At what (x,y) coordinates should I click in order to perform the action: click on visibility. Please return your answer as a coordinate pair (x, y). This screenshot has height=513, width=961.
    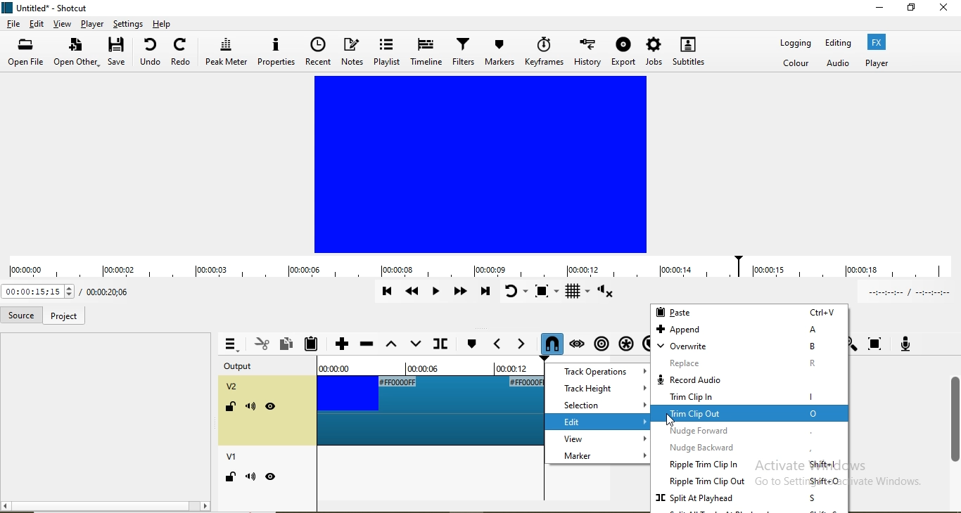
    Looking at the image, I should click on (271, 407).